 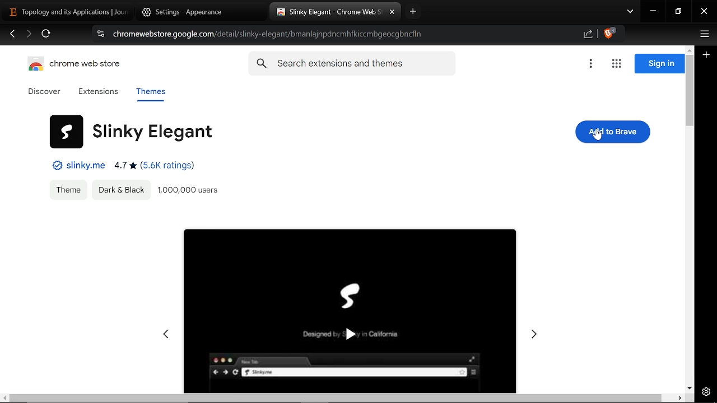 I want to click on Customize and control brave, so click(x=703, y=35).